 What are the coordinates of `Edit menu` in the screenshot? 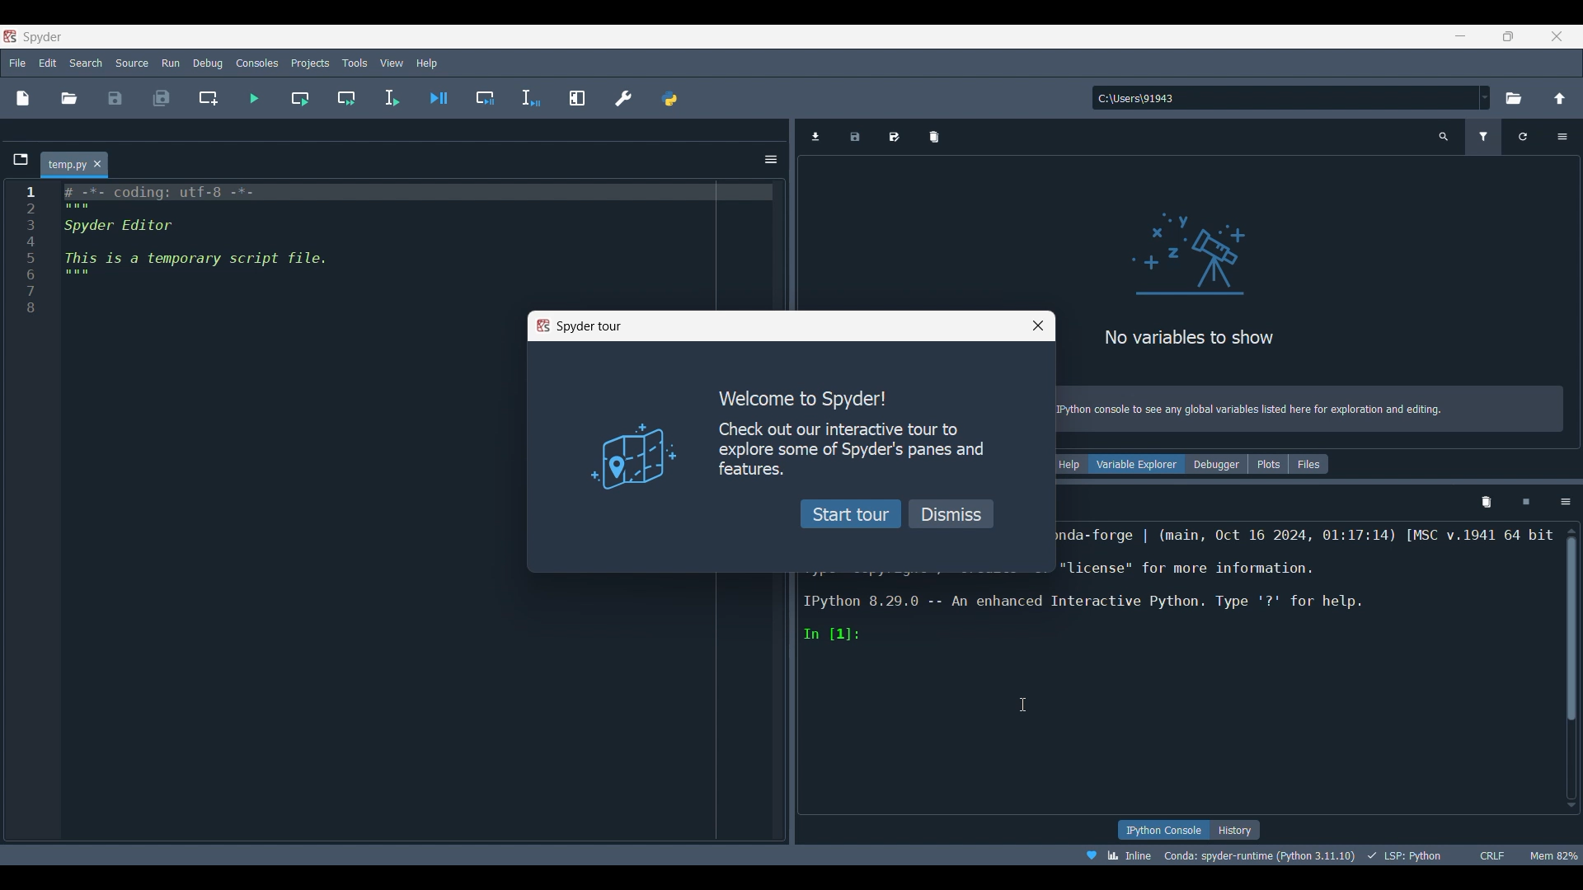 It's located at (48, 63).